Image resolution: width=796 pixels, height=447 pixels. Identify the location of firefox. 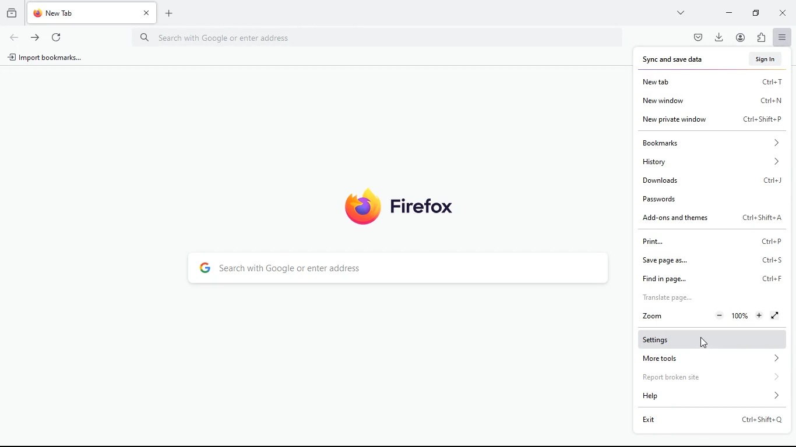
(403, 208).